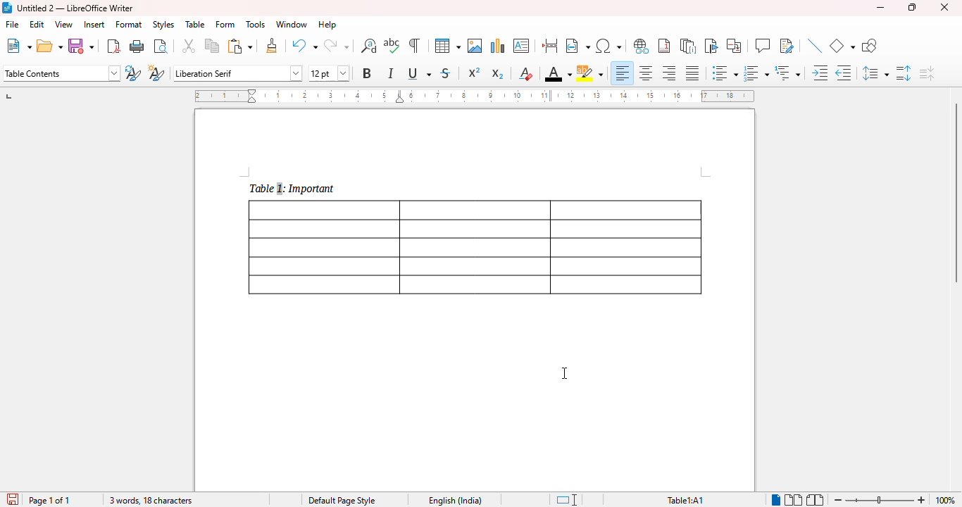 Image resolution: width=962 pixels, height=507 pixels. What do you see at coordinates (189, 45) in the screenshot?
I see `cut` at bounding box center [189, 45].